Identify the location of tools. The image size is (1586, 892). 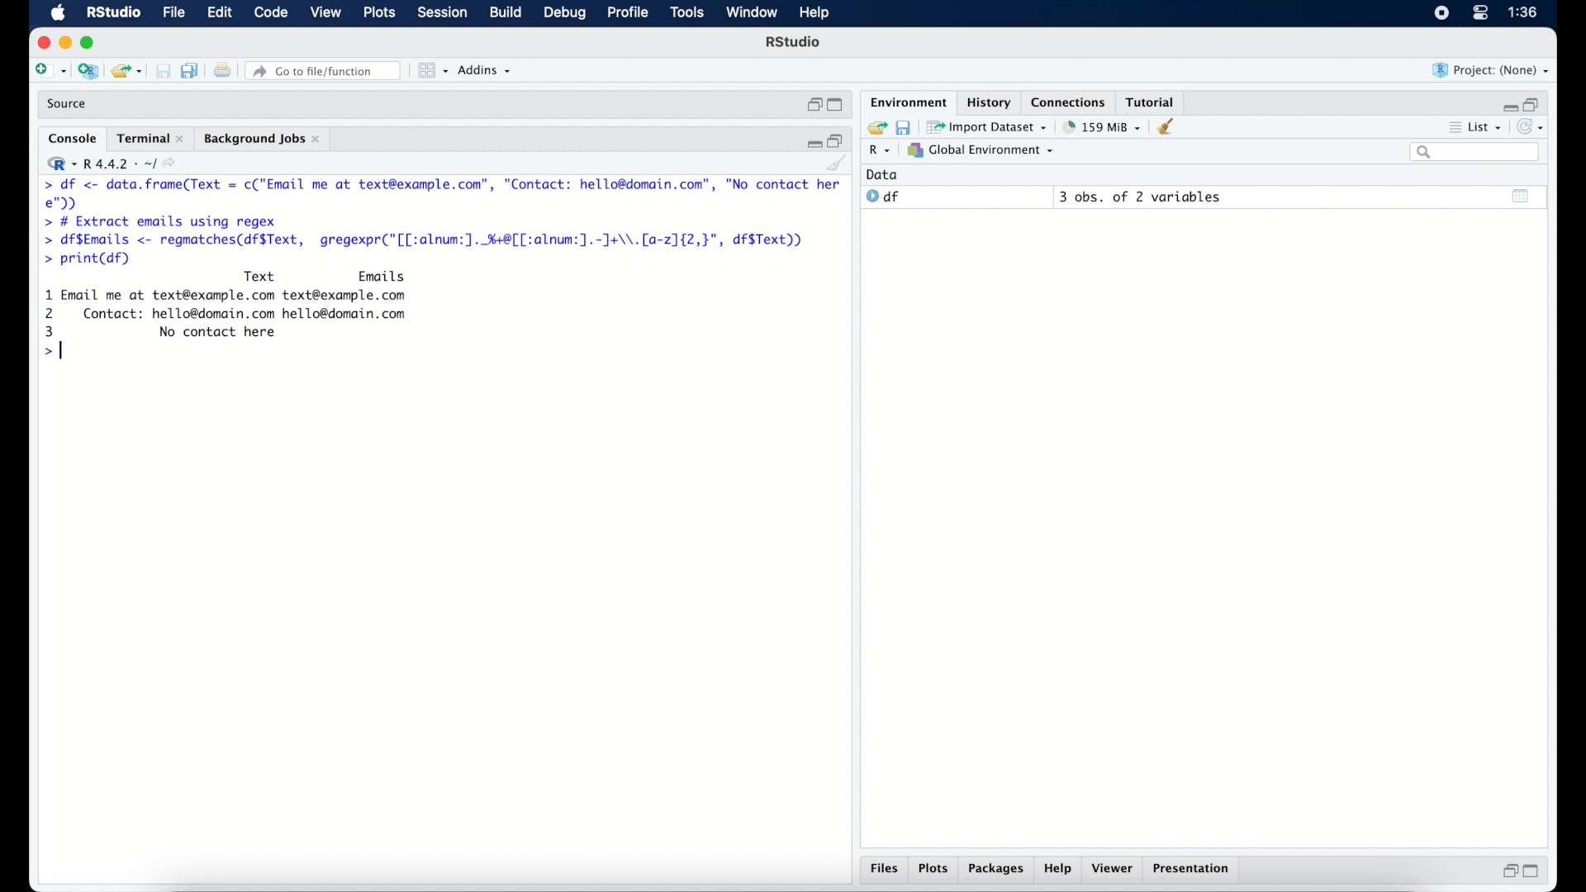
(686, 13).